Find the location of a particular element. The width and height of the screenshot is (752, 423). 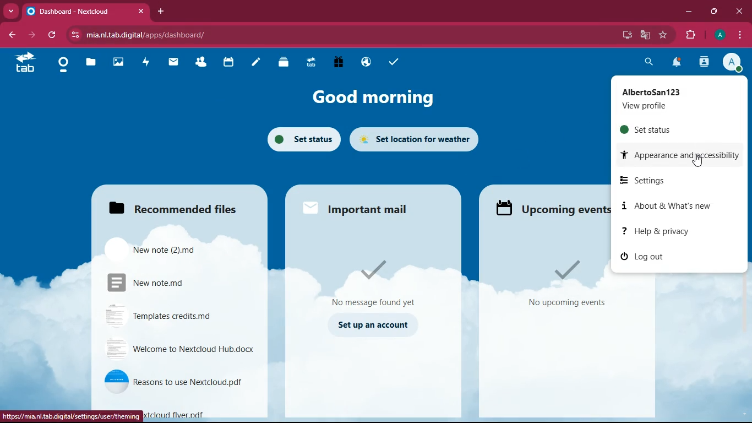

search is located at coordinates (646, 63).